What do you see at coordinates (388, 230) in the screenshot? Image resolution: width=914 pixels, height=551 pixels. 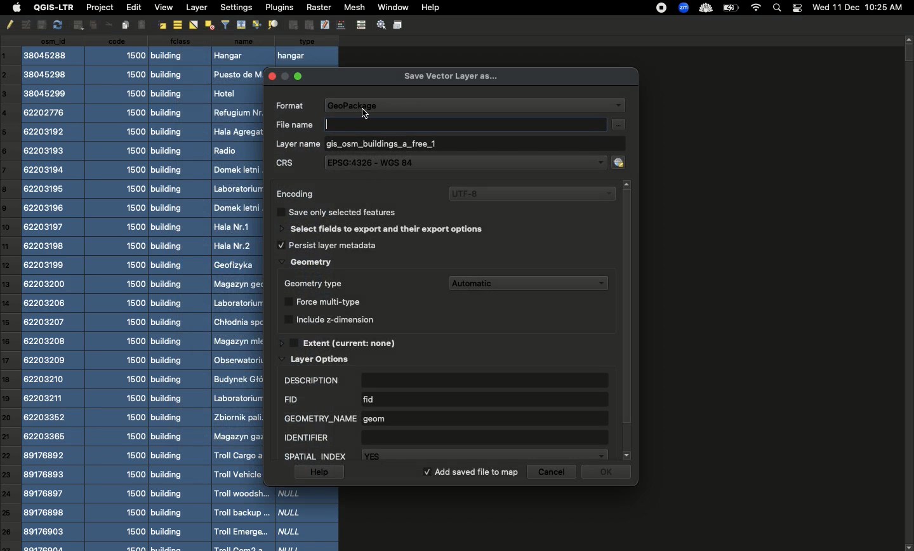 I see `Select fields to export and their export options` at bounding box center [388, 230].